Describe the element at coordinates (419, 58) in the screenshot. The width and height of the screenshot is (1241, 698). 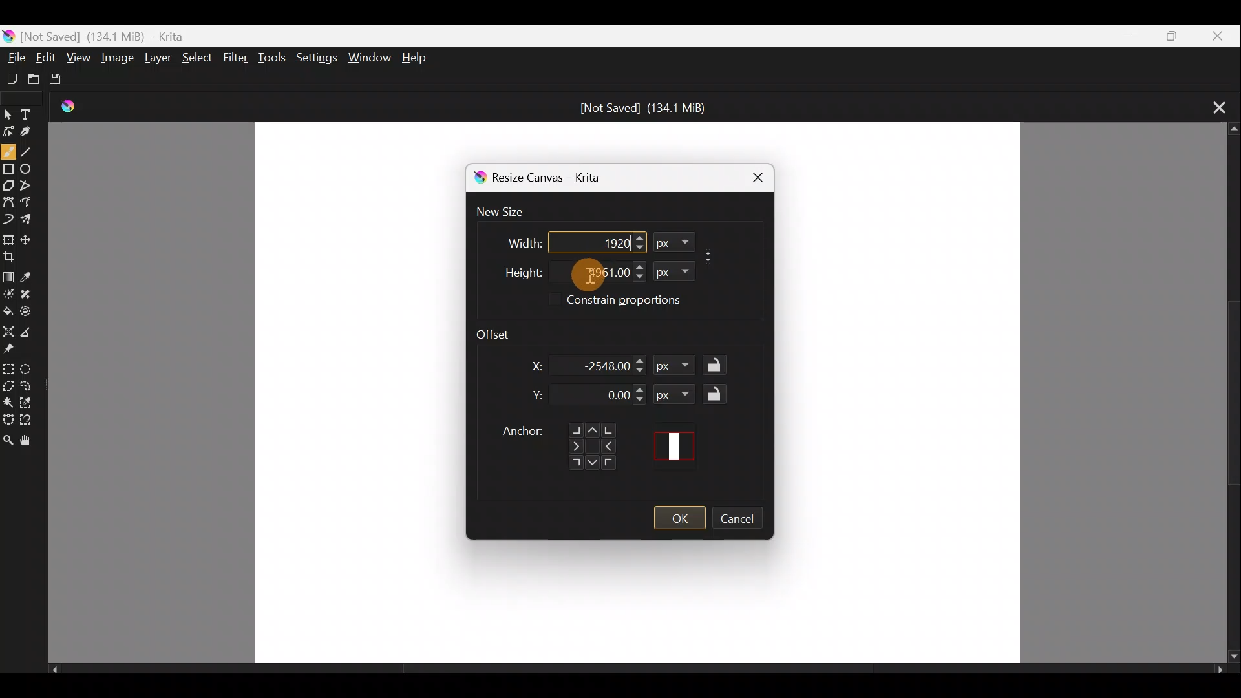
I see `Help` at that location.